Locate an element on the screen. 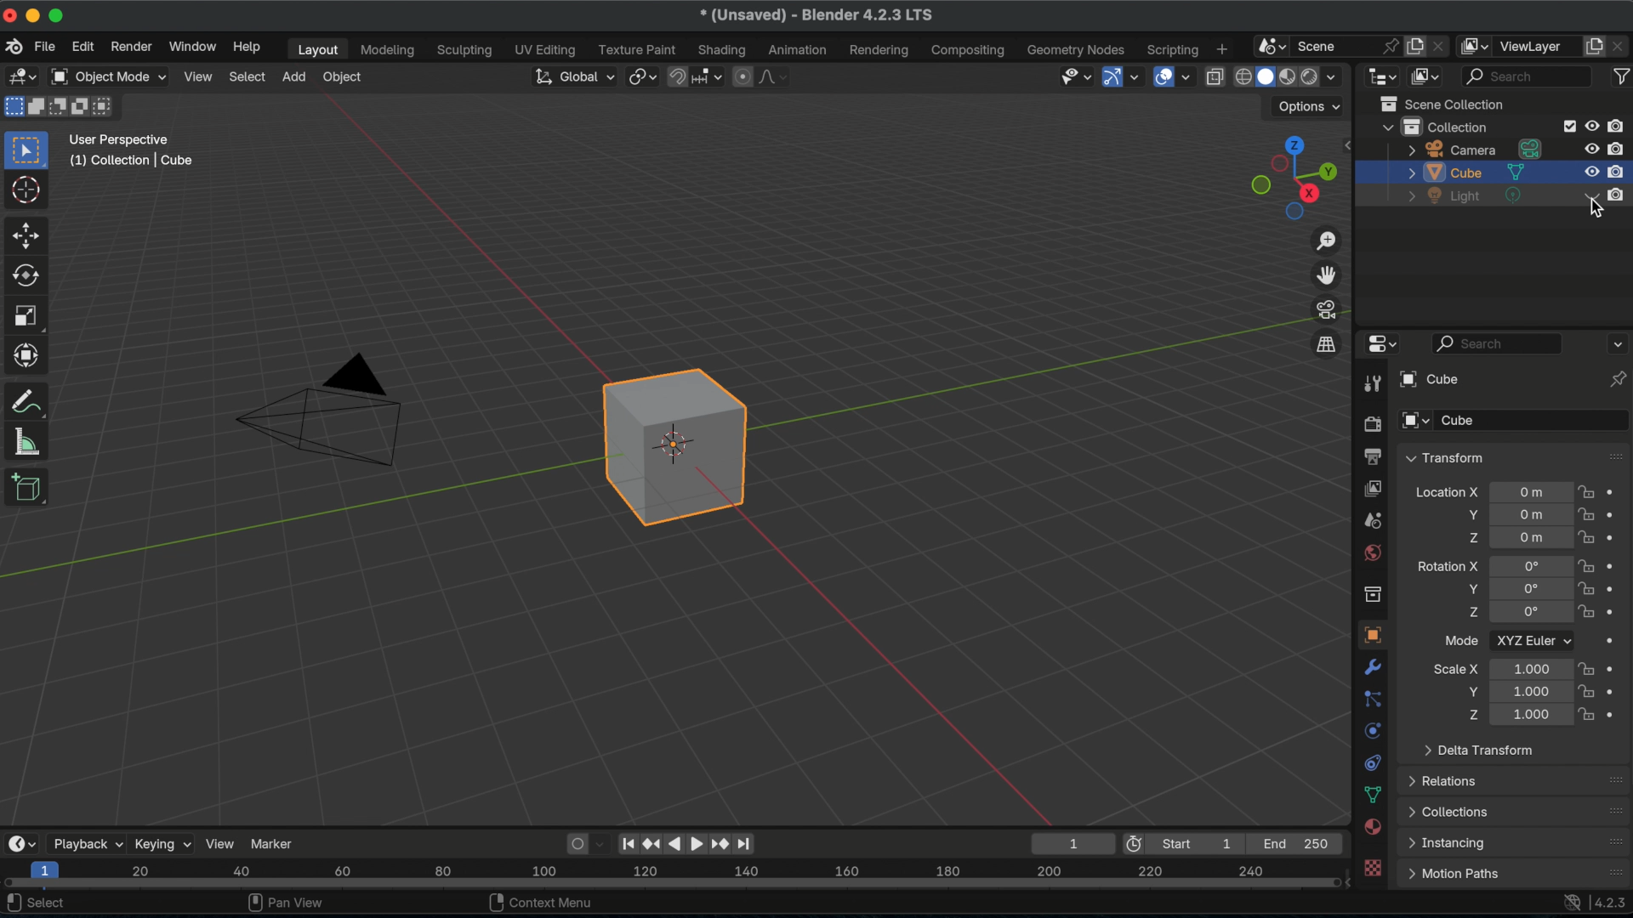  timeline is located at coordinates (674, 875).